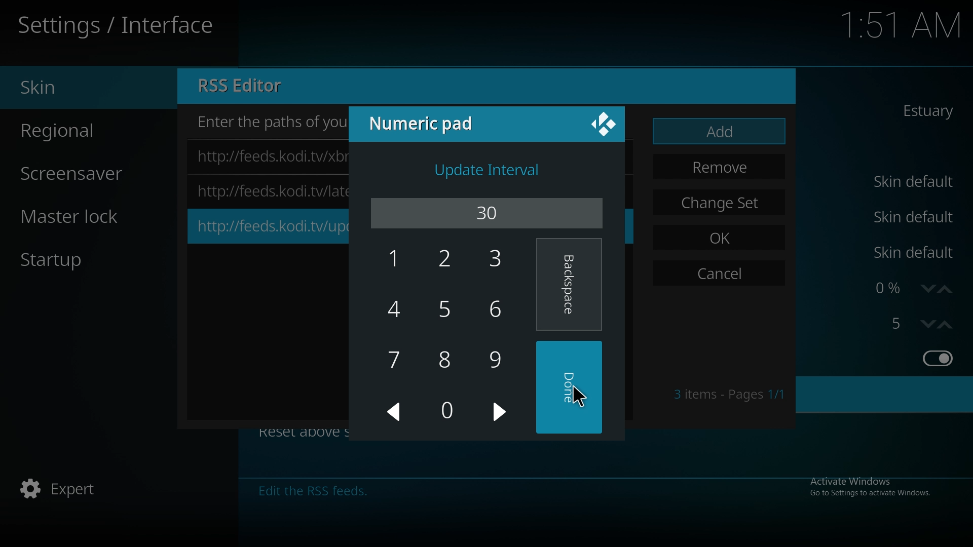 Image resolution: width=973 pixels, height=547 pixels. Describe the element at coordinates (77, 129) in the screenshot. I see `regional` at that location.